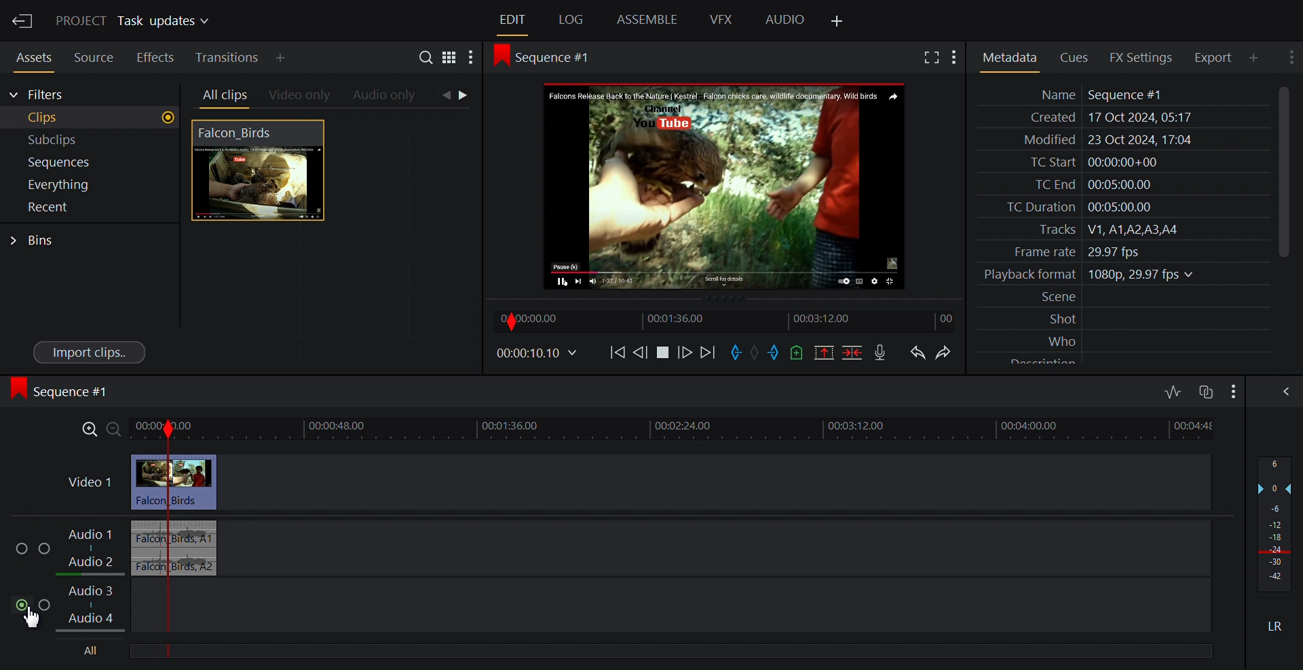  Describe the element at coordinates (1120, 118) in the screenshot. I see `Created` at that location.